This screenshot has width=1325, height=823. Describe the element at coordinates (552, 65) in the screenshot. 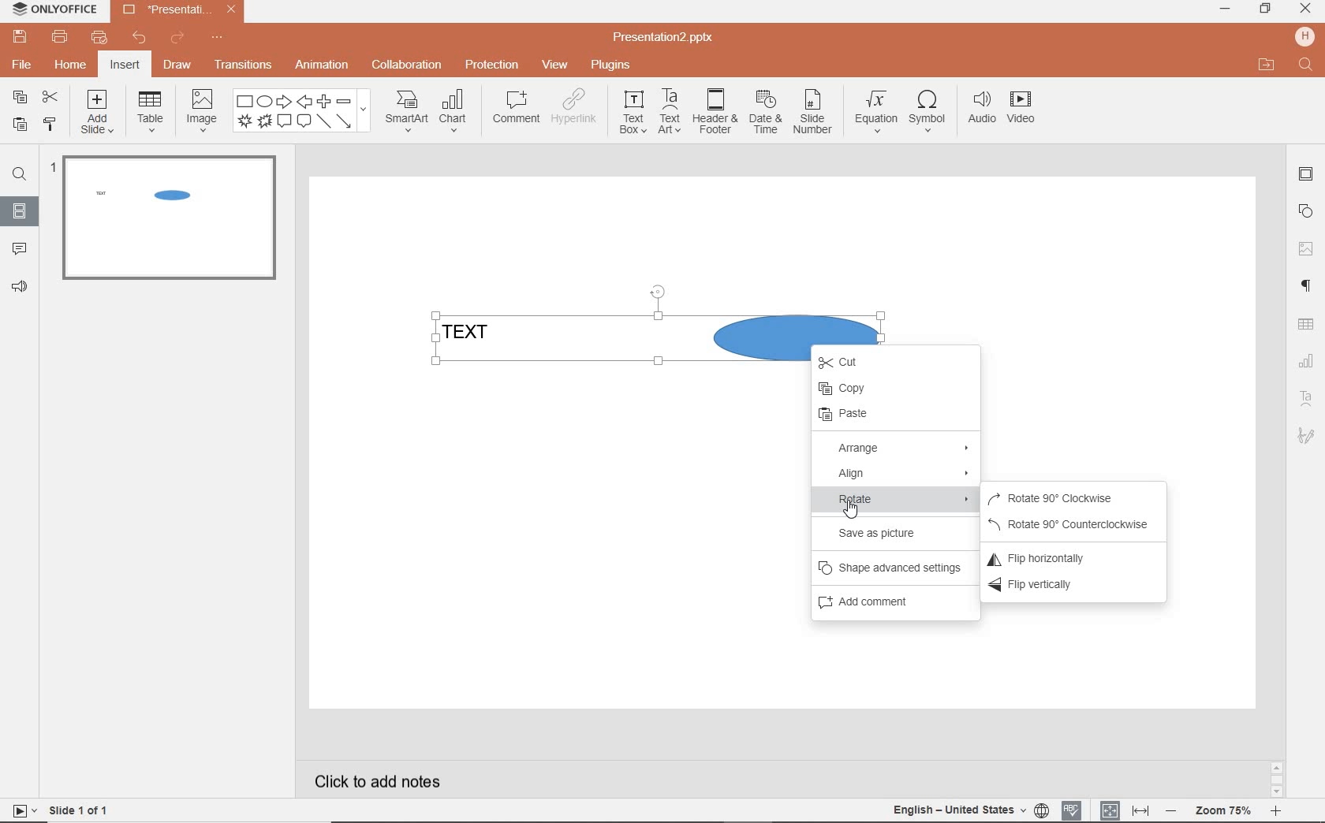

I see `view` at that location.